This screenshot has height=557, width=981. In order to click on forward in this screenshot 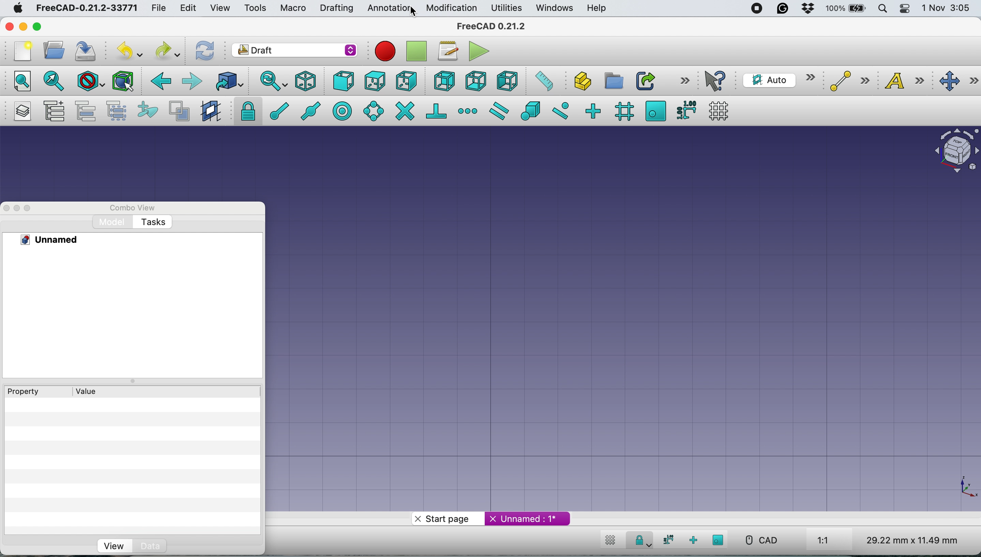, I will do `click(191, 81)`.